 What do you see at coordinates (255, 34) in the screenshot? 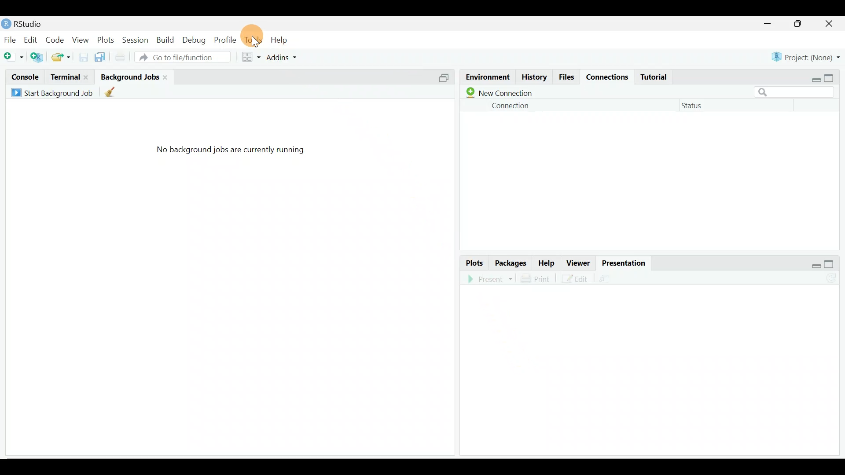
I see `Cursor` at bounding box center [255, 34].